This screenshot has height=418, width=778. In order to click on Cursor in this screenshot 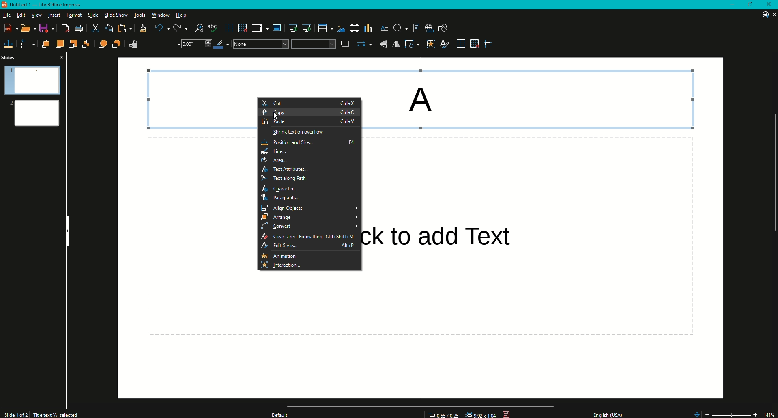, I will do `click(276, 116)`.